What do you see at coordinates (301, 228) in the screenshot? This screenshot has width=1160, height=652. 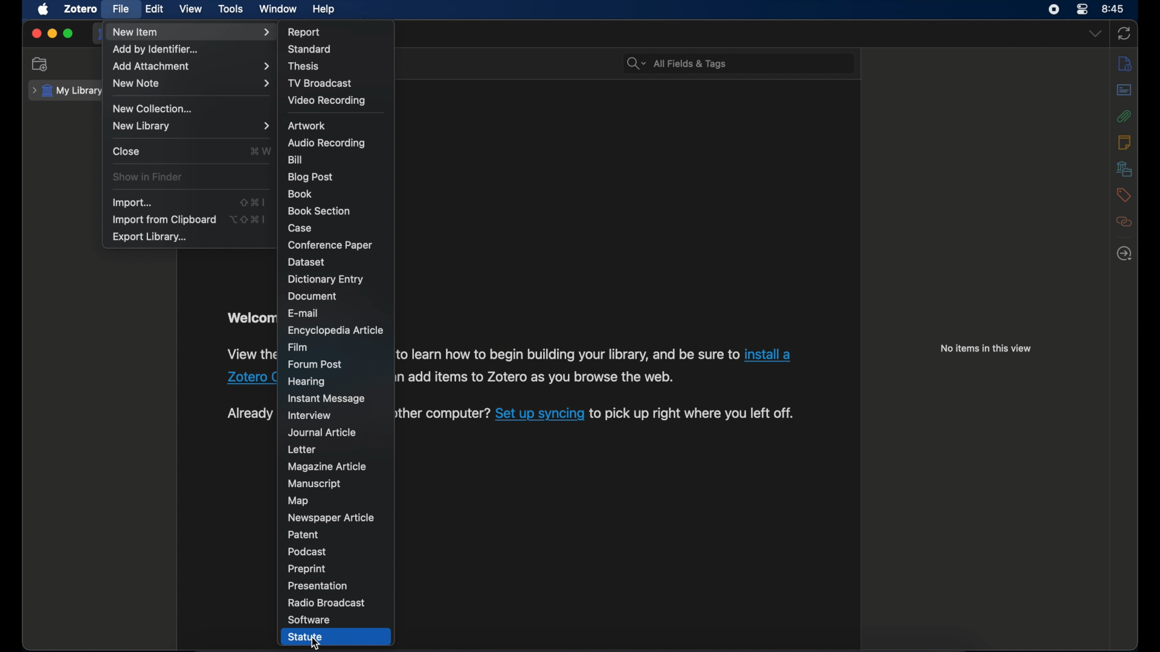 I see `case` at bounding box center [301, 228].